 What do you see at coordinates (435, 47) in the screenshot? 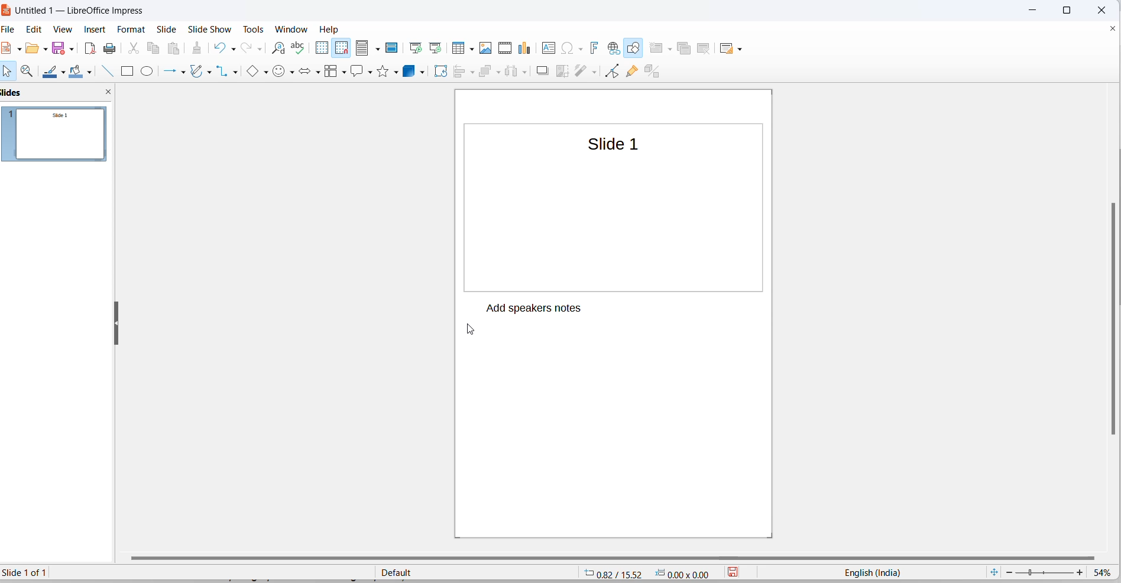
I see `start from current slide` at bounding box center [435, 47].